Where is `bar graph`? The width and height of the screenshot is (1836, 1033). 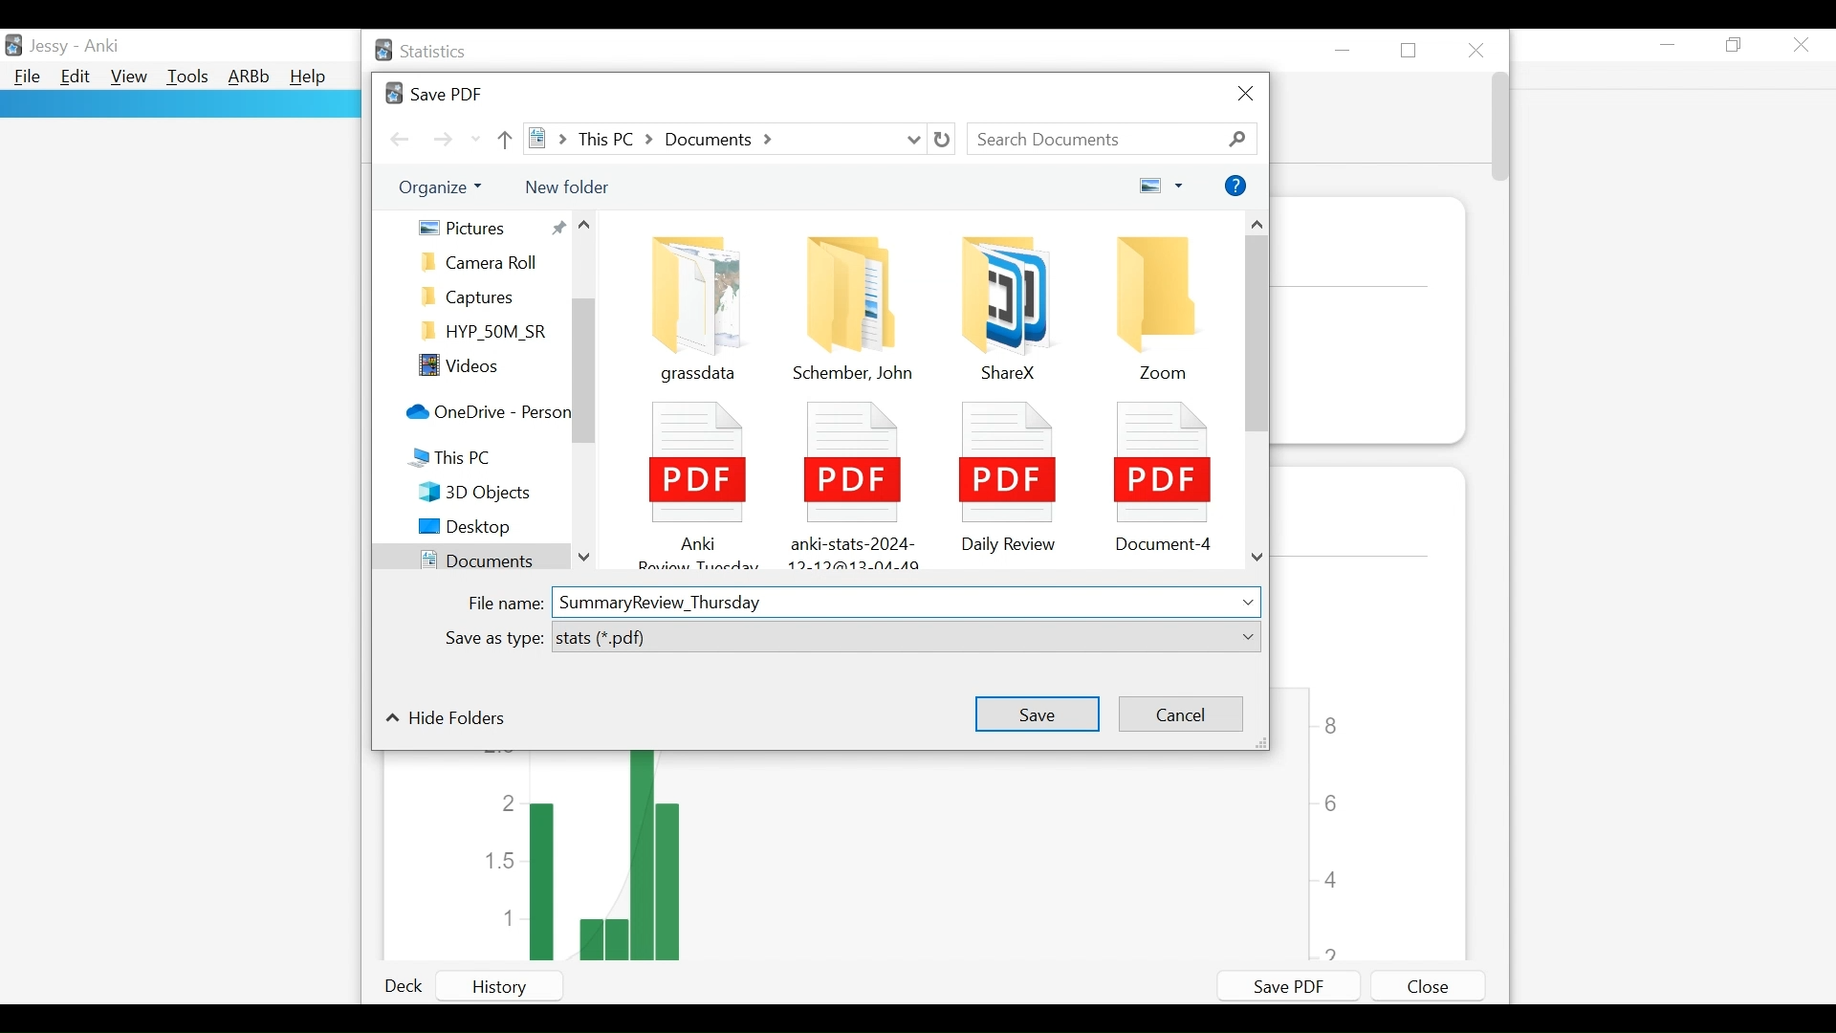 bar graph is located at coordinates (905, 857).